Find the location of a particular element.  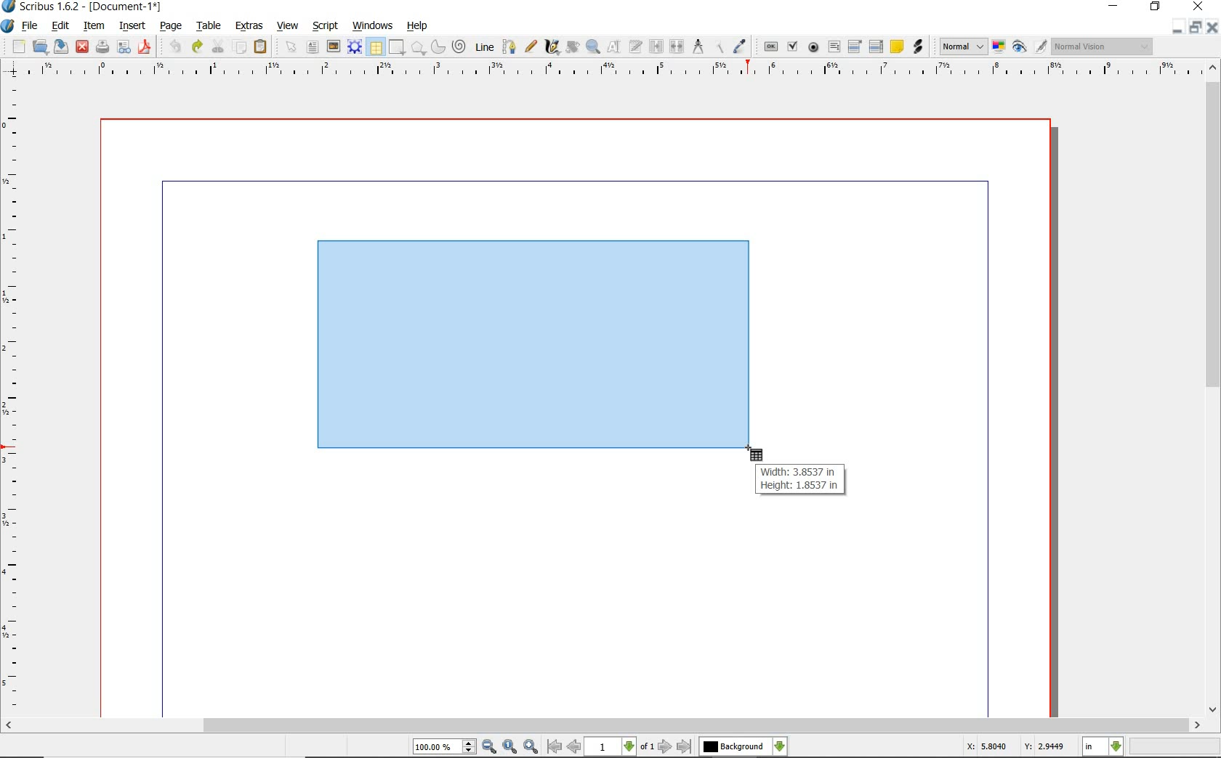

edit contents of frame is located at coordinates (614, 47).